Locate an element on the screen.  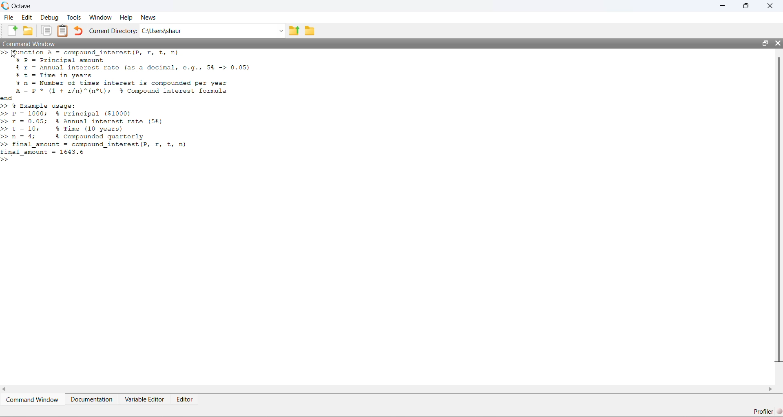
Undo is located at coordinates (77, 31).